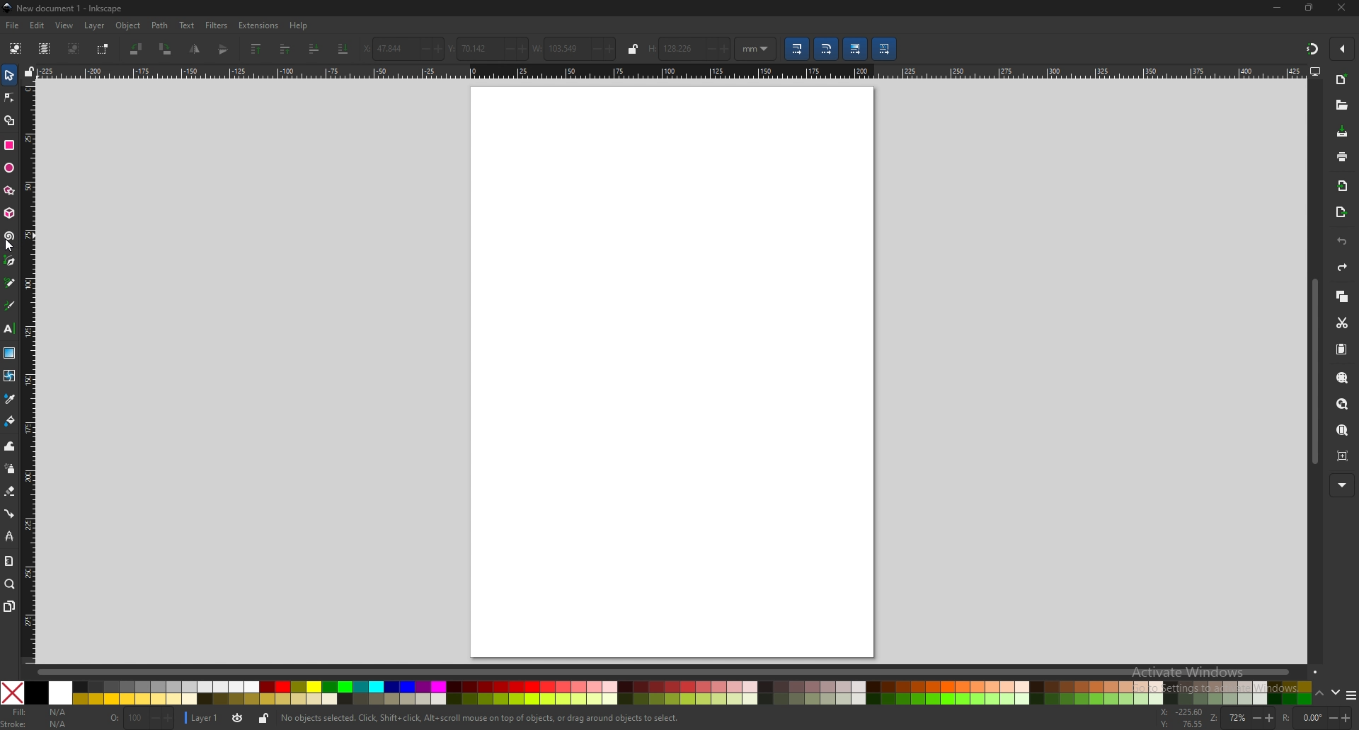  I want to click on spiral, so click(10, 236).